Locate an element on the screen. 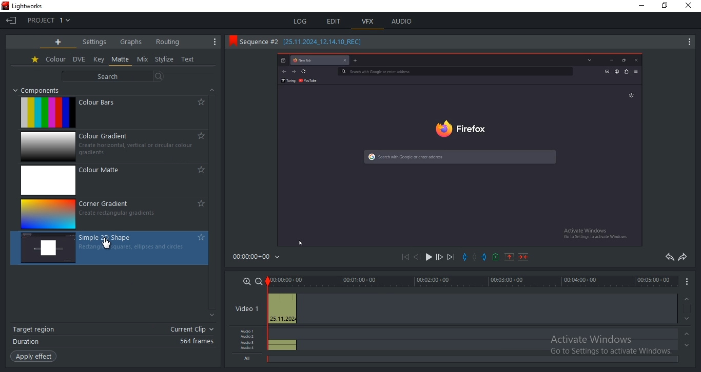  add an in mark  is located at coordinates (484, 256).